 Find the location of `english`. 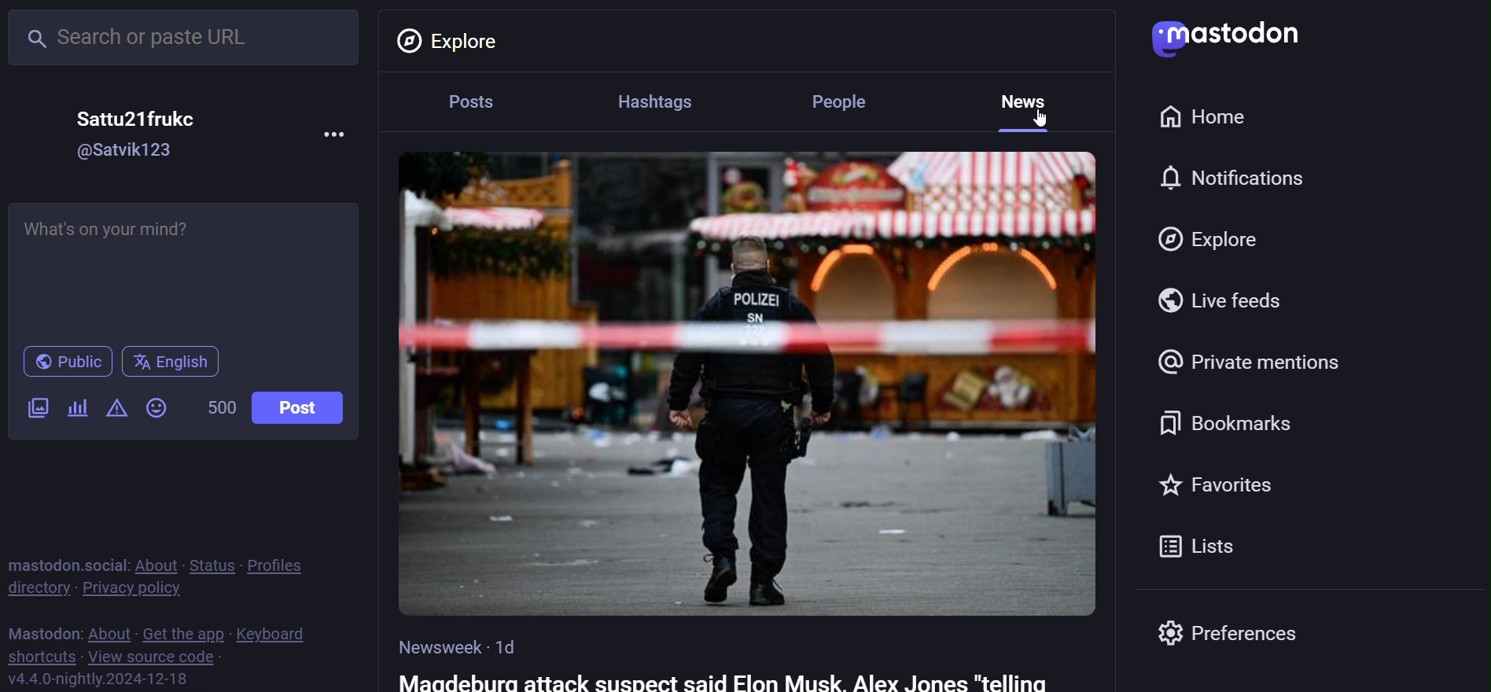

english is located at coordinates (175, 363).